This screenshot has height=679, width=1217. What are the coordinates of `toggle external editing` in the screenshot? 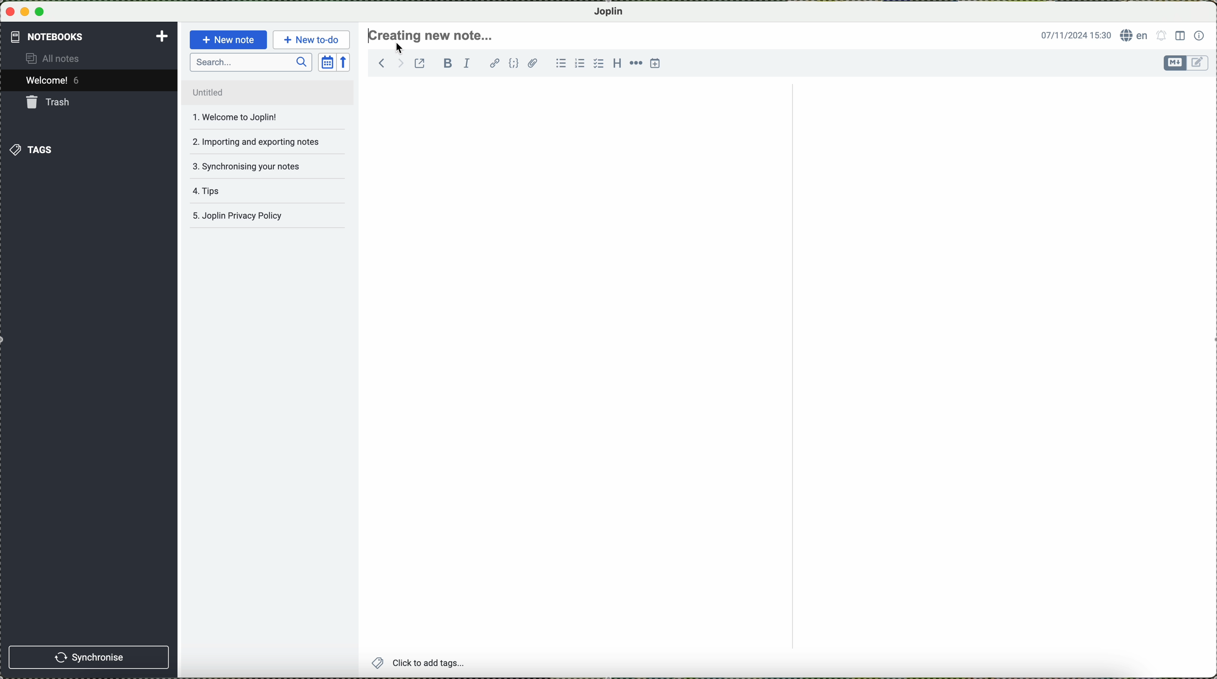 It's located at (420, 63).